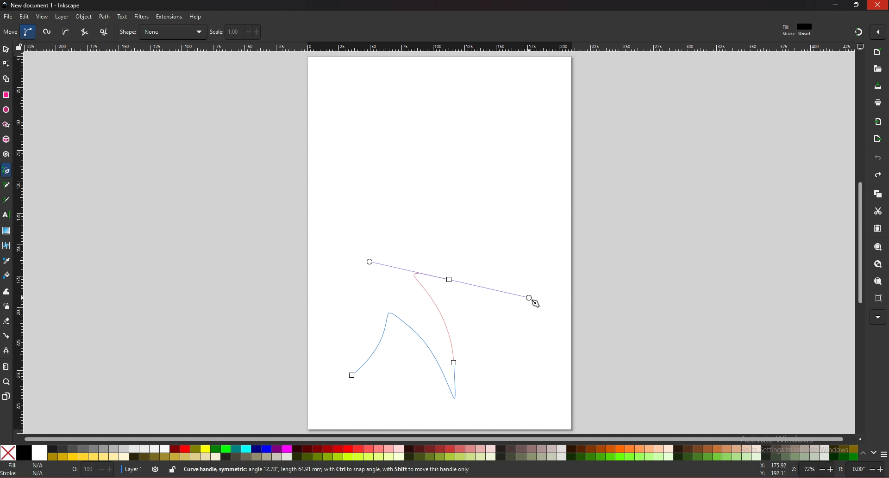 The height and width of the screenshot is (478, 889). Describe the element at coordinates (878, 318) in the screenshot. I see `more` at that location.